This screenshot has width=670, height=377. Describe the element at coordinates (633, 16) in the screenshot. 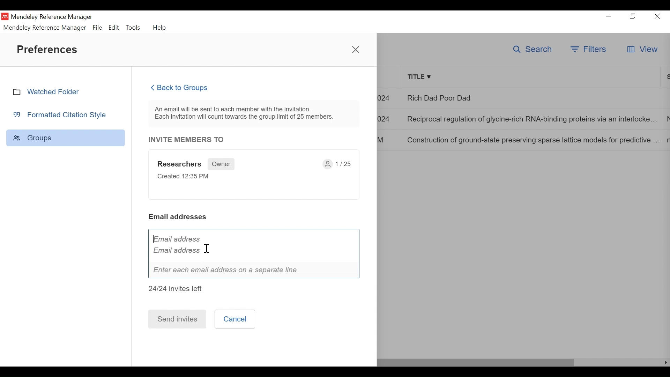

I see `Restore` at that location.